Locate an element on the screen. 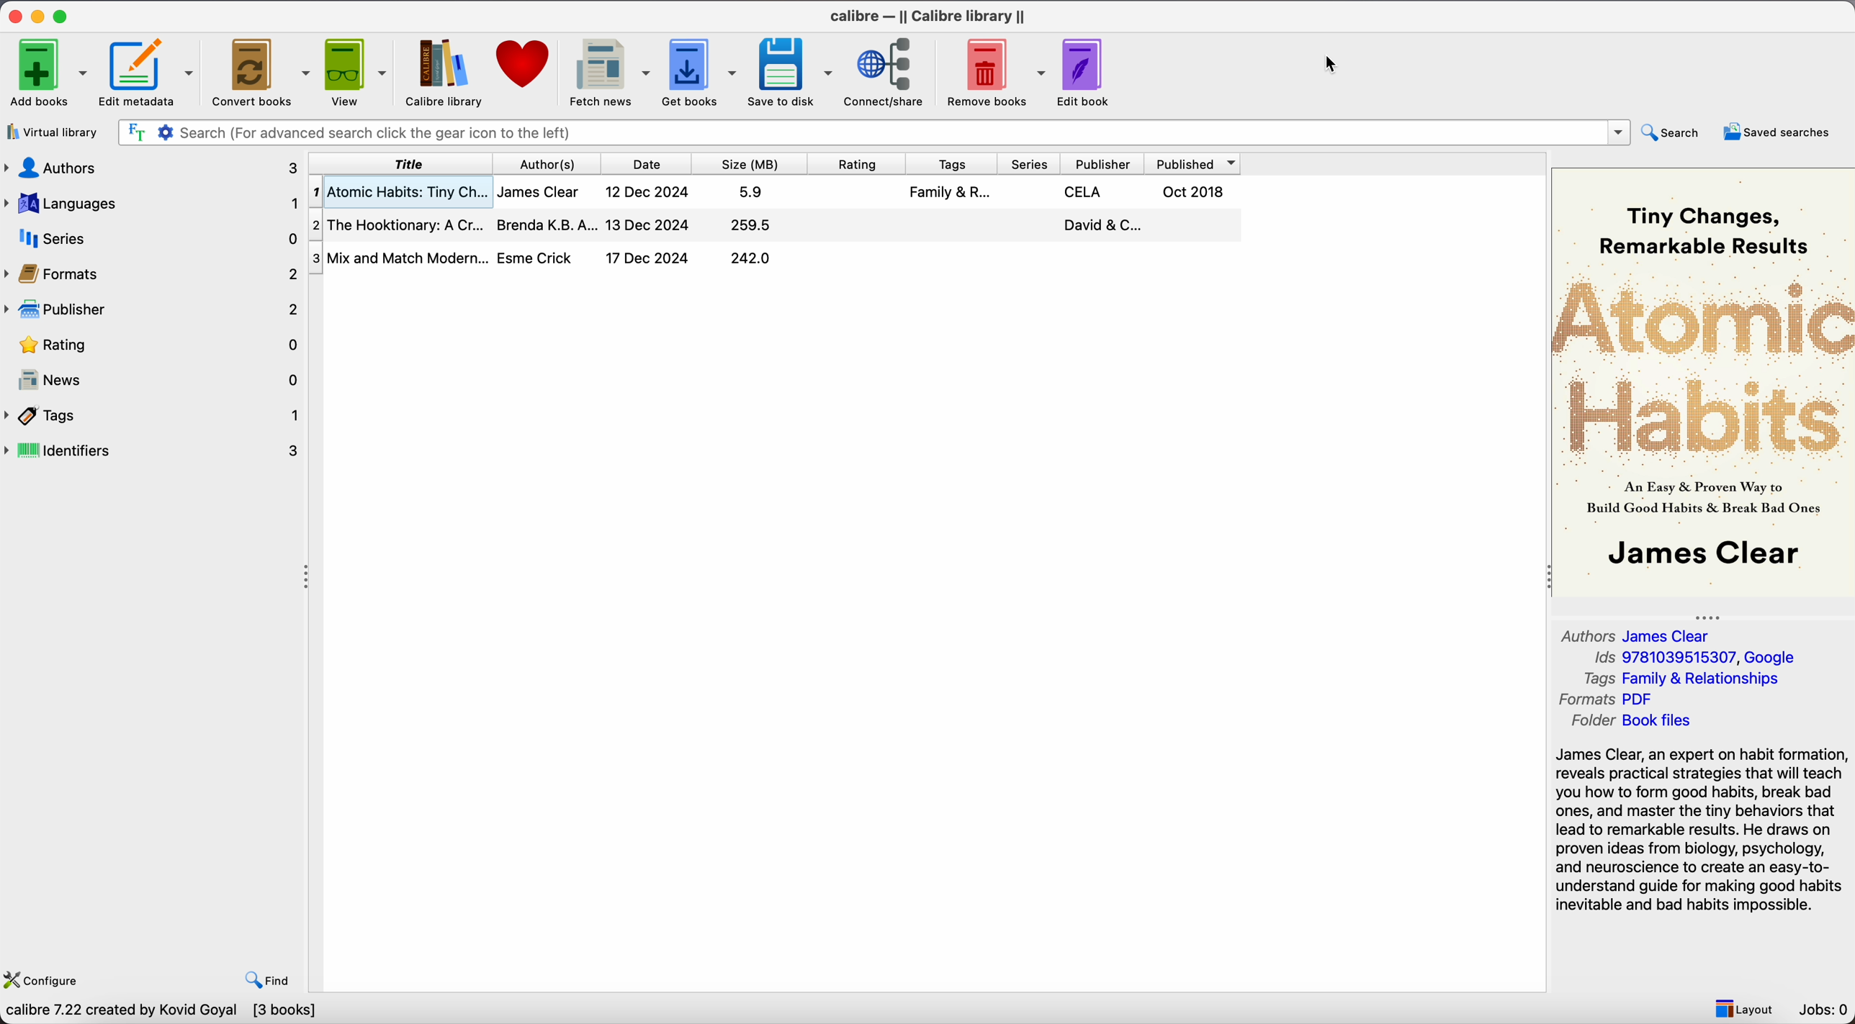  13 Dec 2024 is located at coordinates (647, 225).